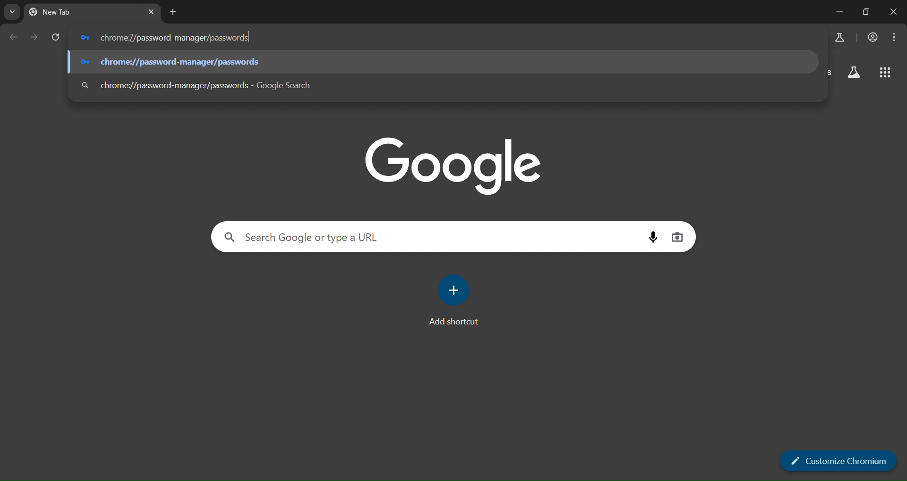 Image resolution: width=907 pixels, height=481 pixels. What do you see at coordinates (874, 37) in the screenshot?
I see `account` at bounding box center [874, 37].